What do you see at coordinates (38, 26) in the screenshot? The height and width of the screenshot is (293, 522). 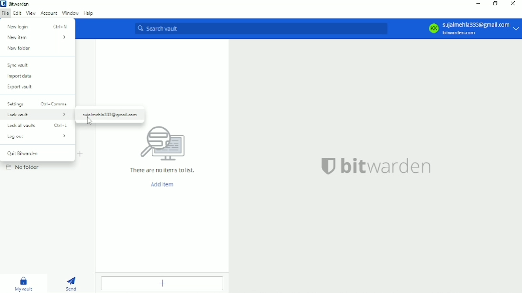 I see `New login   ctrl+N` at bounding box center [38, 26].